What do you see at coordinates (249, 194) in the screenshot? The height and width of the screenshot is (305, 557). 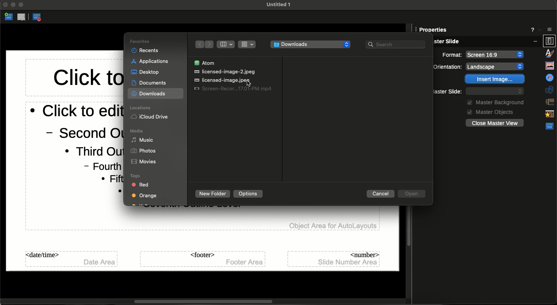 I see `Options` at bounding box center [249, 194].